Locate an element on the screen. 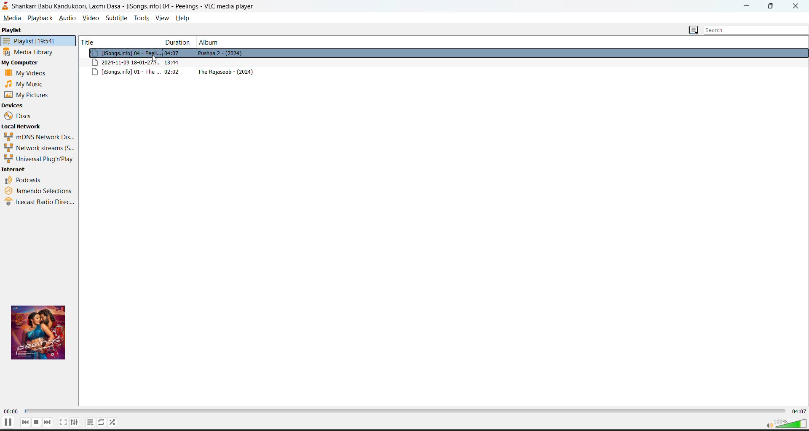  current play time is located at coordinates (11, 412).